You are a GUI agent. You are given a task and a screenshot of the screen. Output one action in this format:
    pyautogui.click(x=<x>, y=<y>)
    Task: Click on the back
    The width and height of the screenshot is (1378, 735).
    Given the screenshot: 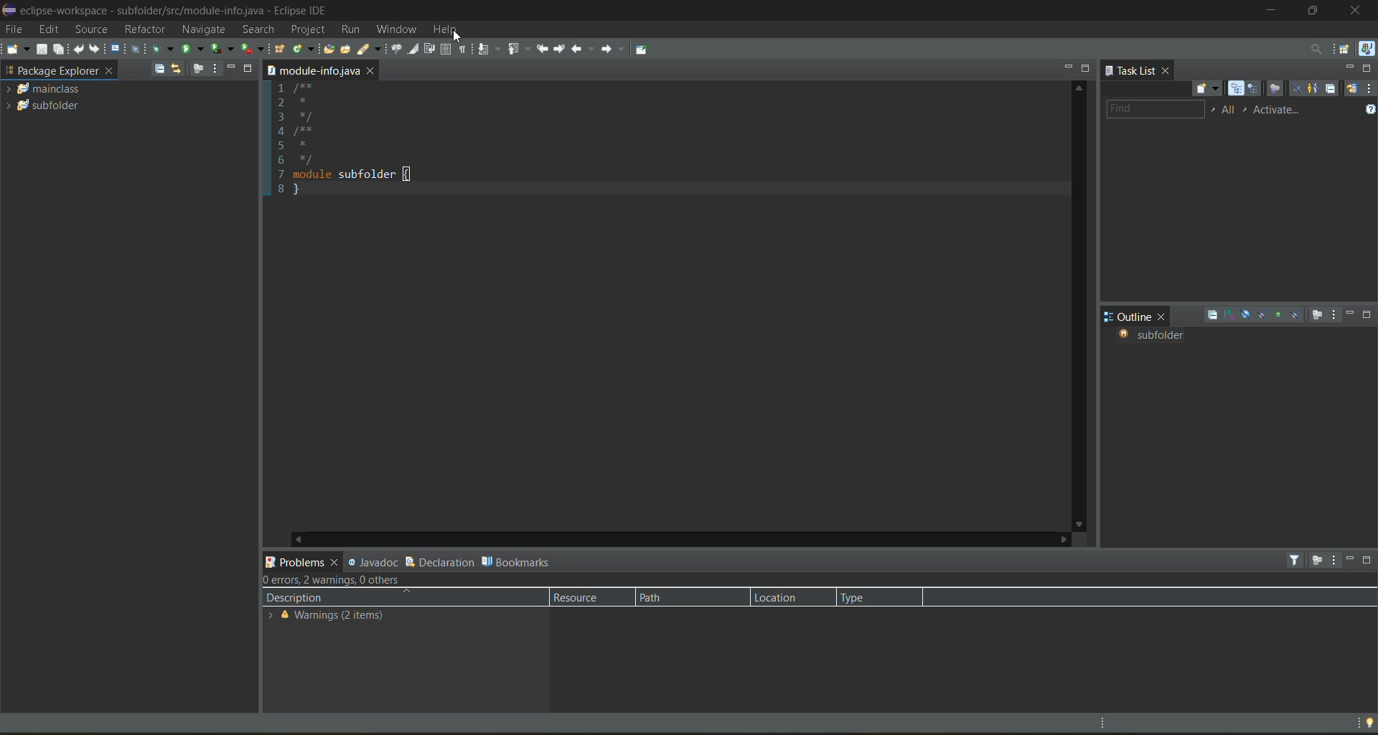 What is the action you would take?
    pyautogui.click(x=582, y=50)
    